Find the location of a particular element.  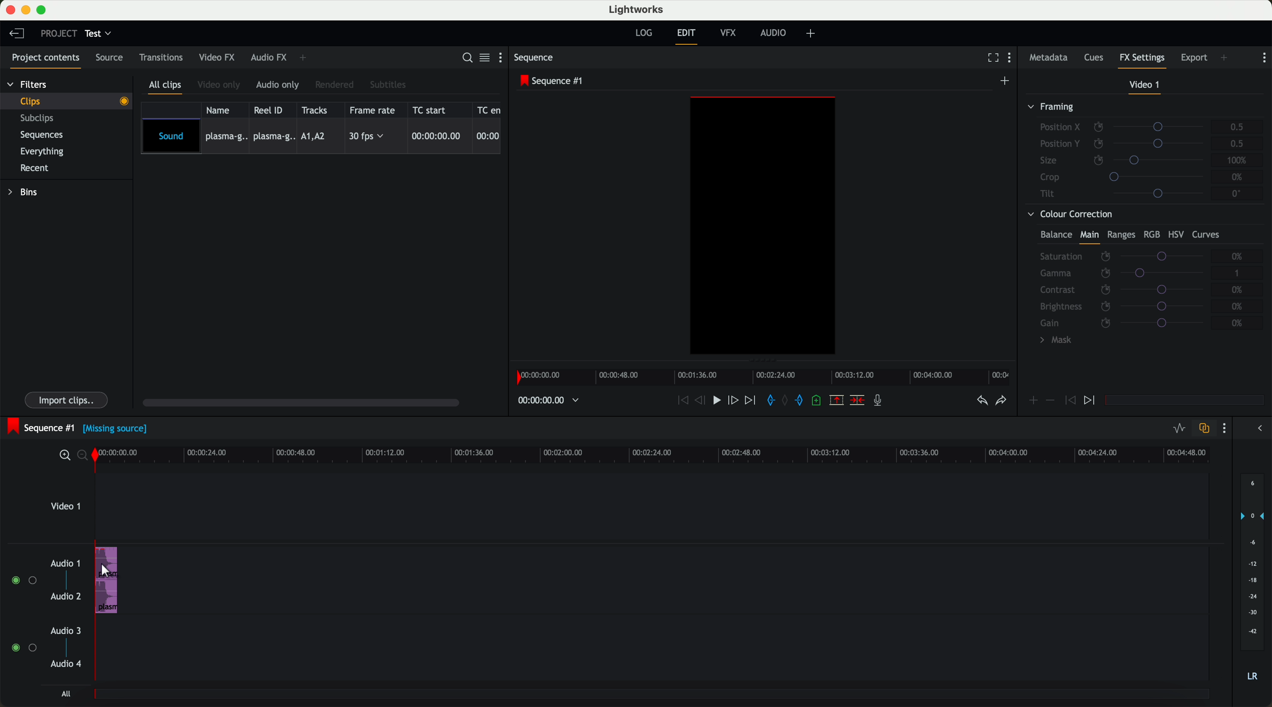

add is located at coordinates (1225, 57).